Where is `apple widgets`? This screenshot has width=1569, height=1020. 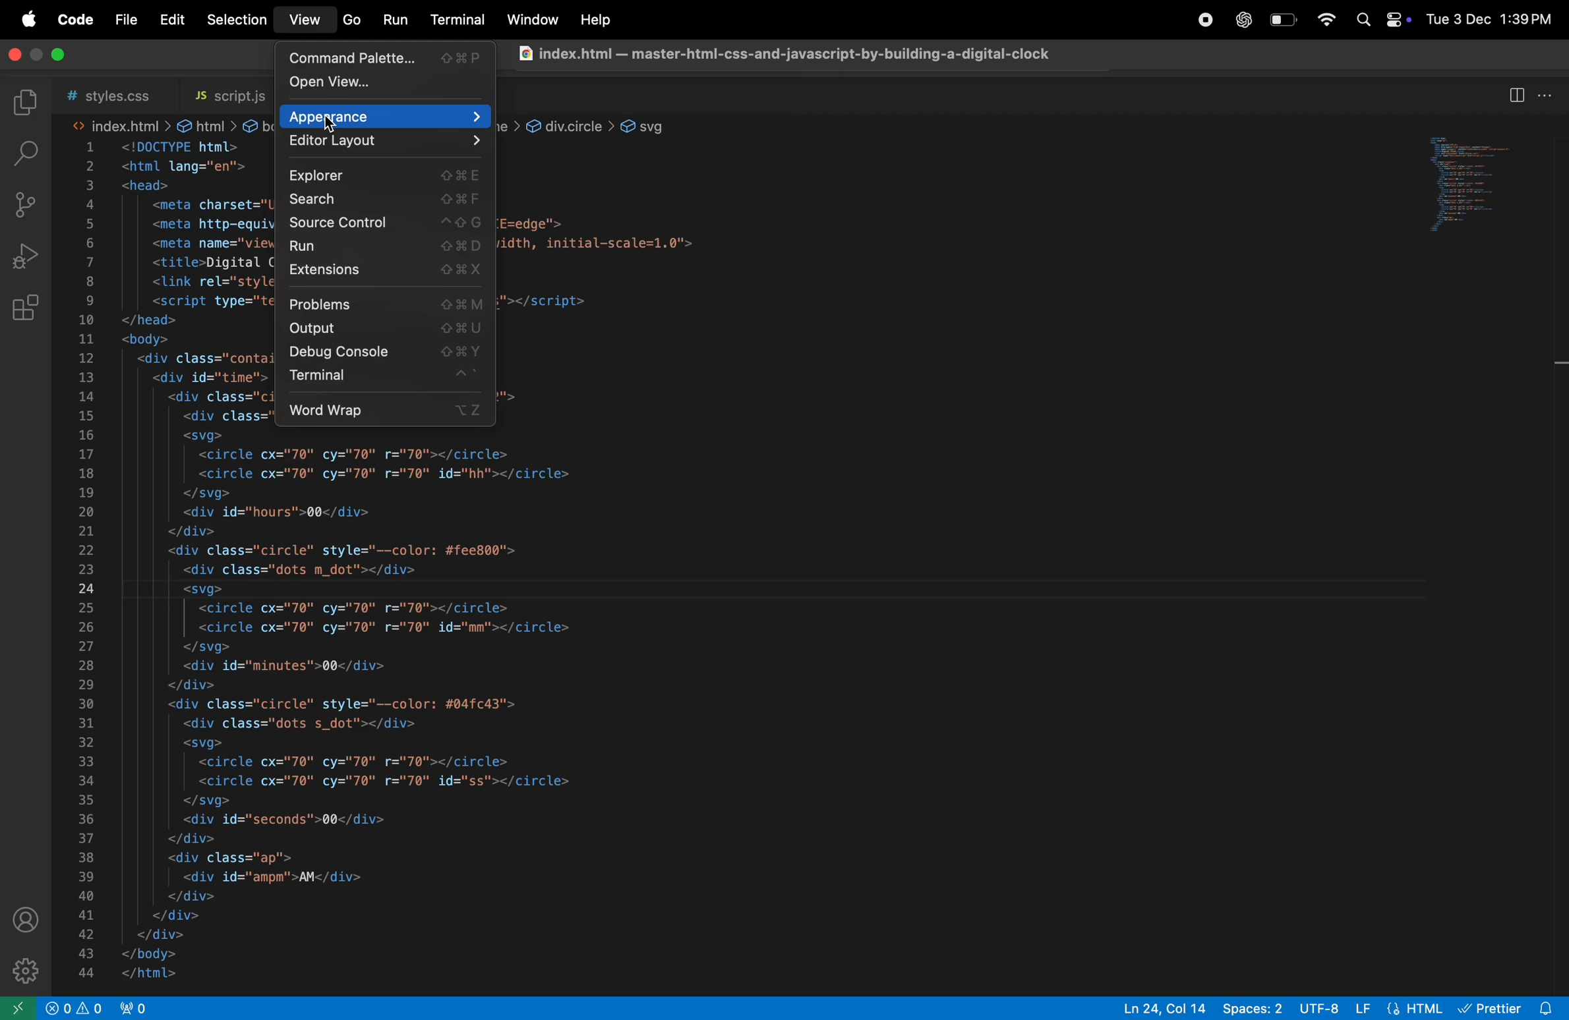
apple widgets is located at coordinates (1380, 18).